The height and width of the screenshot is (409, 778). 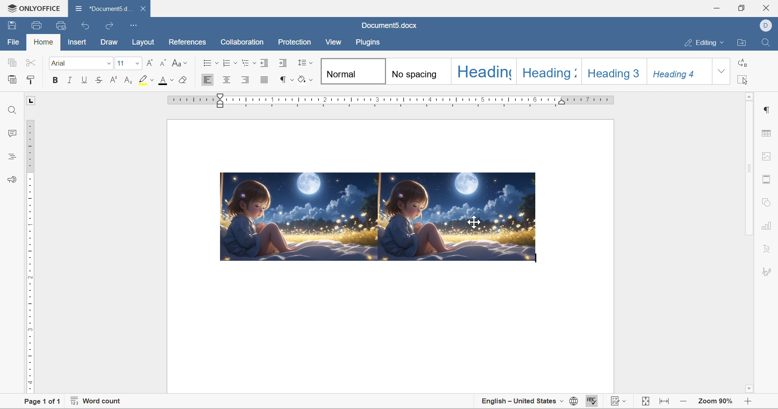 I want to click on protection, so click(x=293, y=42).